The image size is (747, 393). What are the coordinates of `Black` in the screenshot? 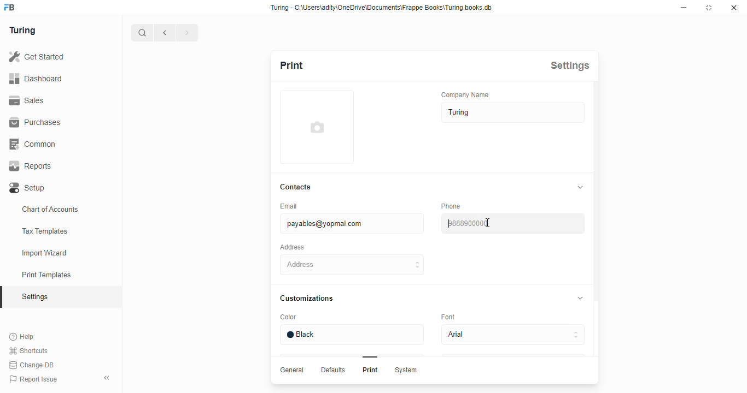 It's located at (349, 334).